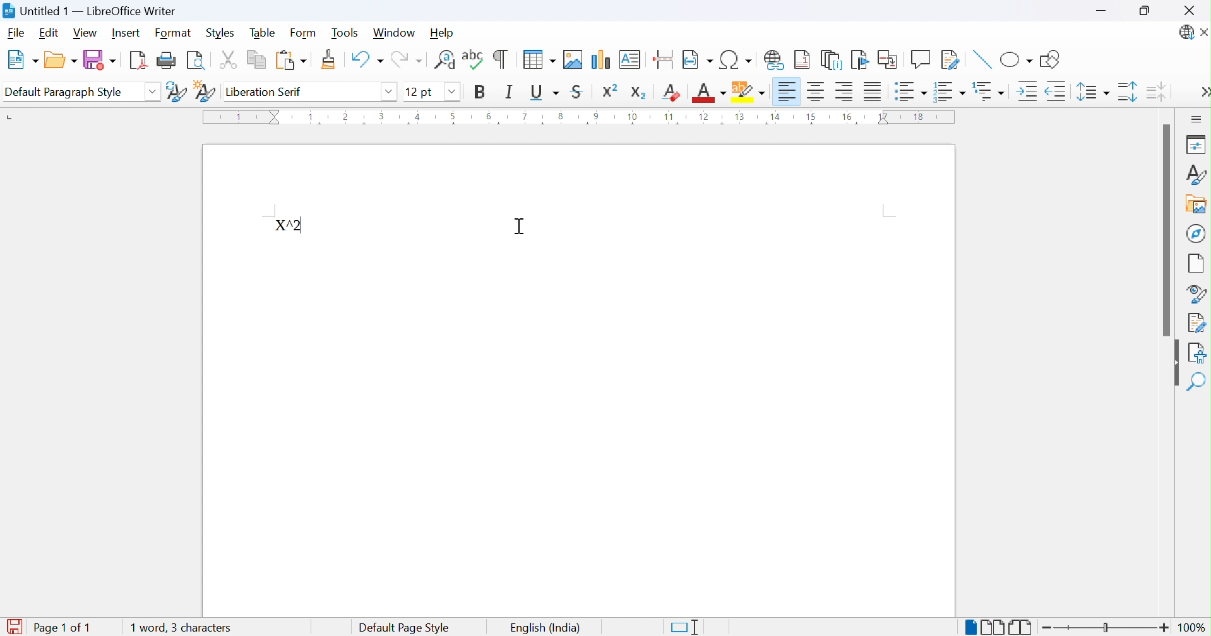 This screenshot has height=636, width=1211. Describe the element at coordinates (777, 61) in the screenshot. I see `Insert hyperlink` at that location.